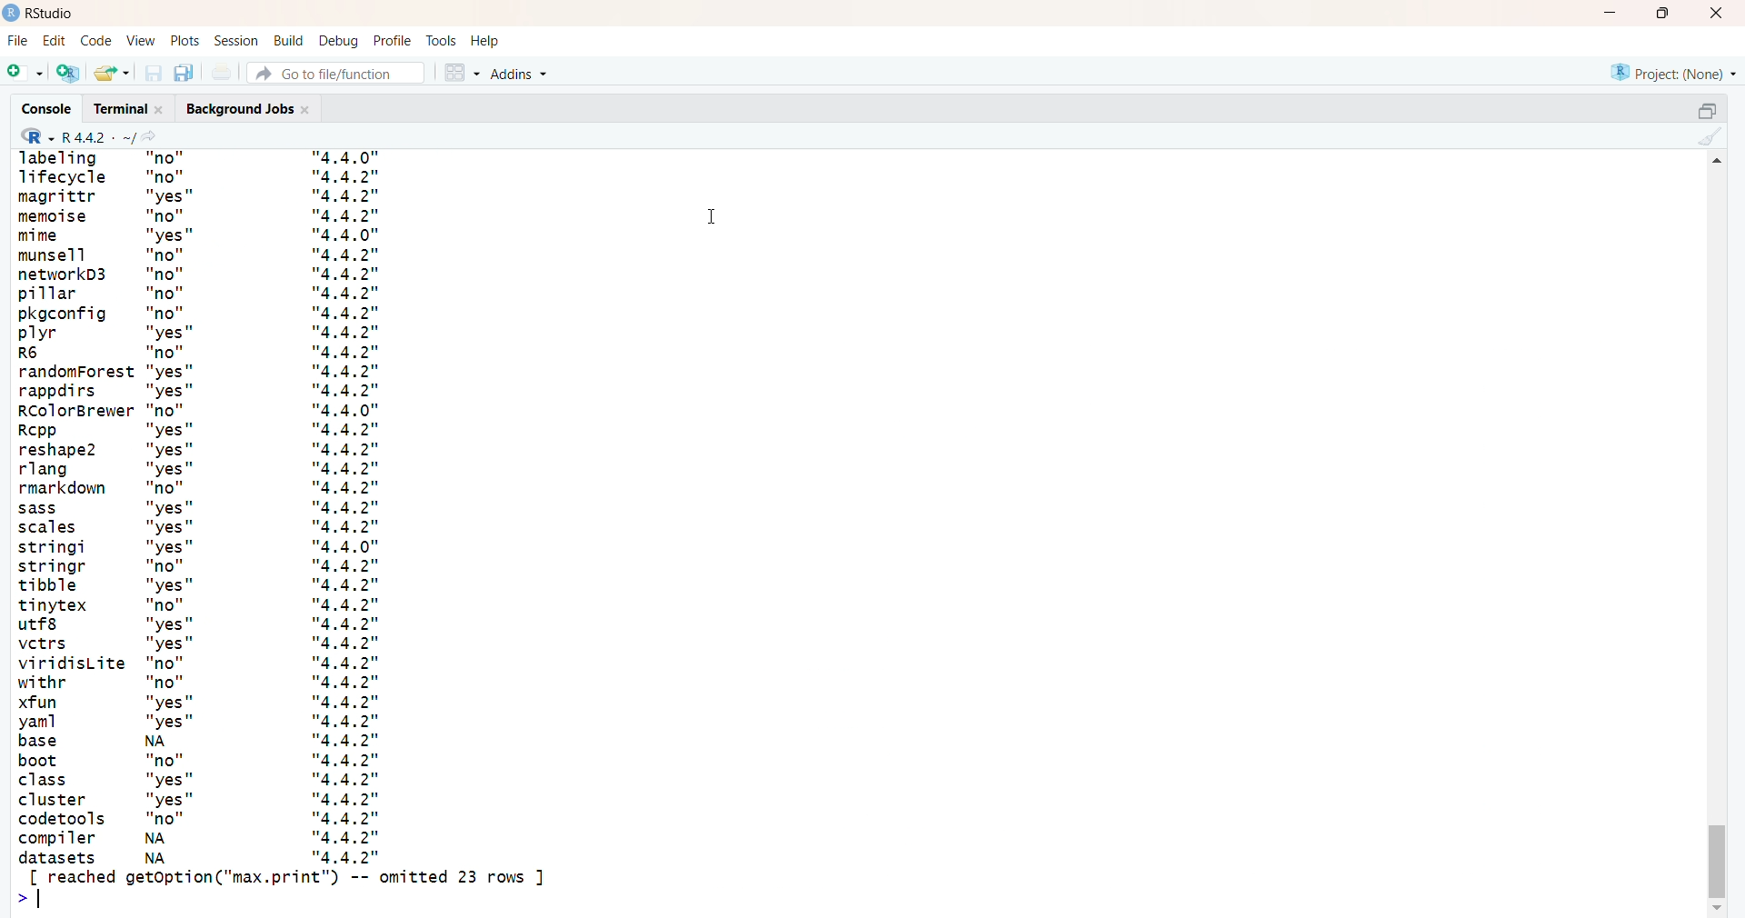 This screenshot has height=918, width=1745. I want to click on print the current file, so click(223, 74).